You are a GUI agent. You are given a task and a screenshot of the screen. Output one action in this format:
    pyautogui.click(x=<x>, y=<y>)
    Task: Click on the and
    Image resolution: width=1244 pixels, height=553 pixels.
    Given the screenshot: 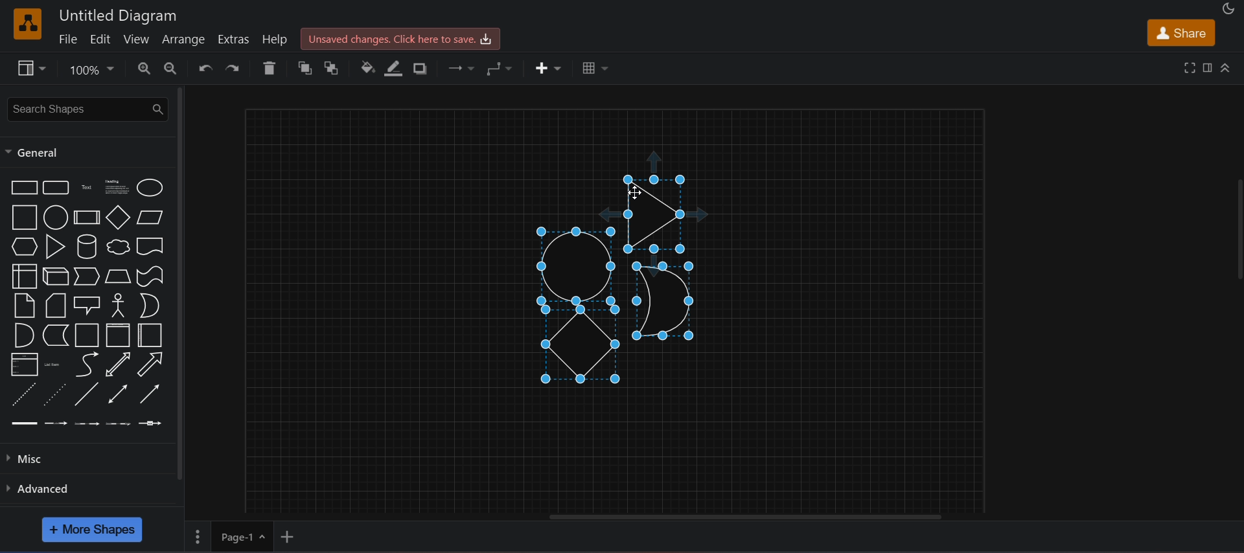 What is the action you would take?
    pyautogui.click(x=23, y=334)
    